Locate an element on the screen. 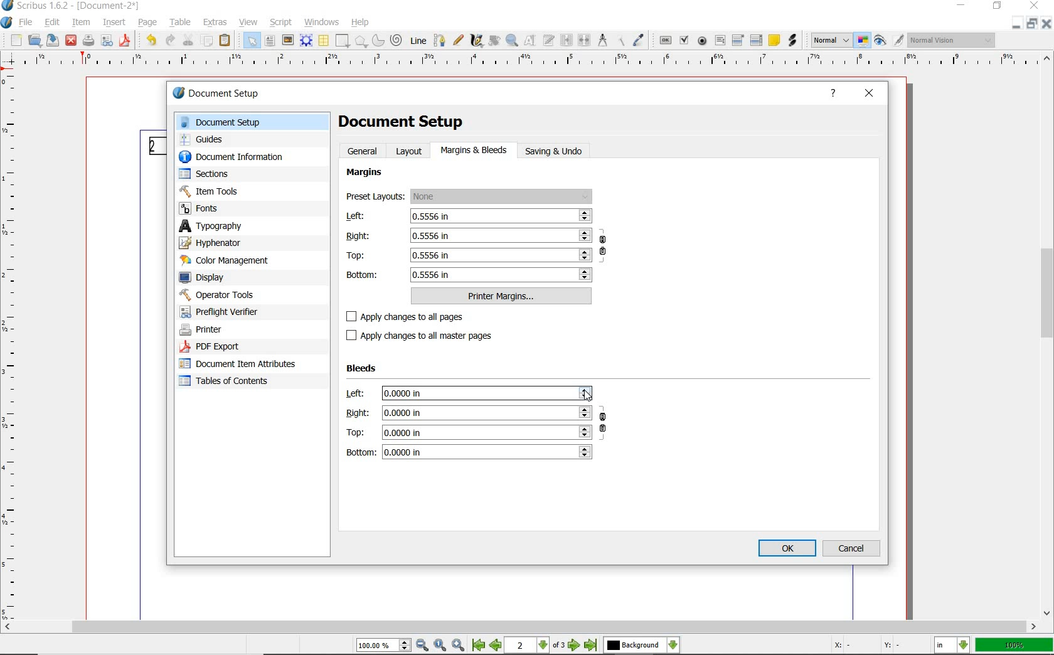  line is located at coordinates (419, 40).